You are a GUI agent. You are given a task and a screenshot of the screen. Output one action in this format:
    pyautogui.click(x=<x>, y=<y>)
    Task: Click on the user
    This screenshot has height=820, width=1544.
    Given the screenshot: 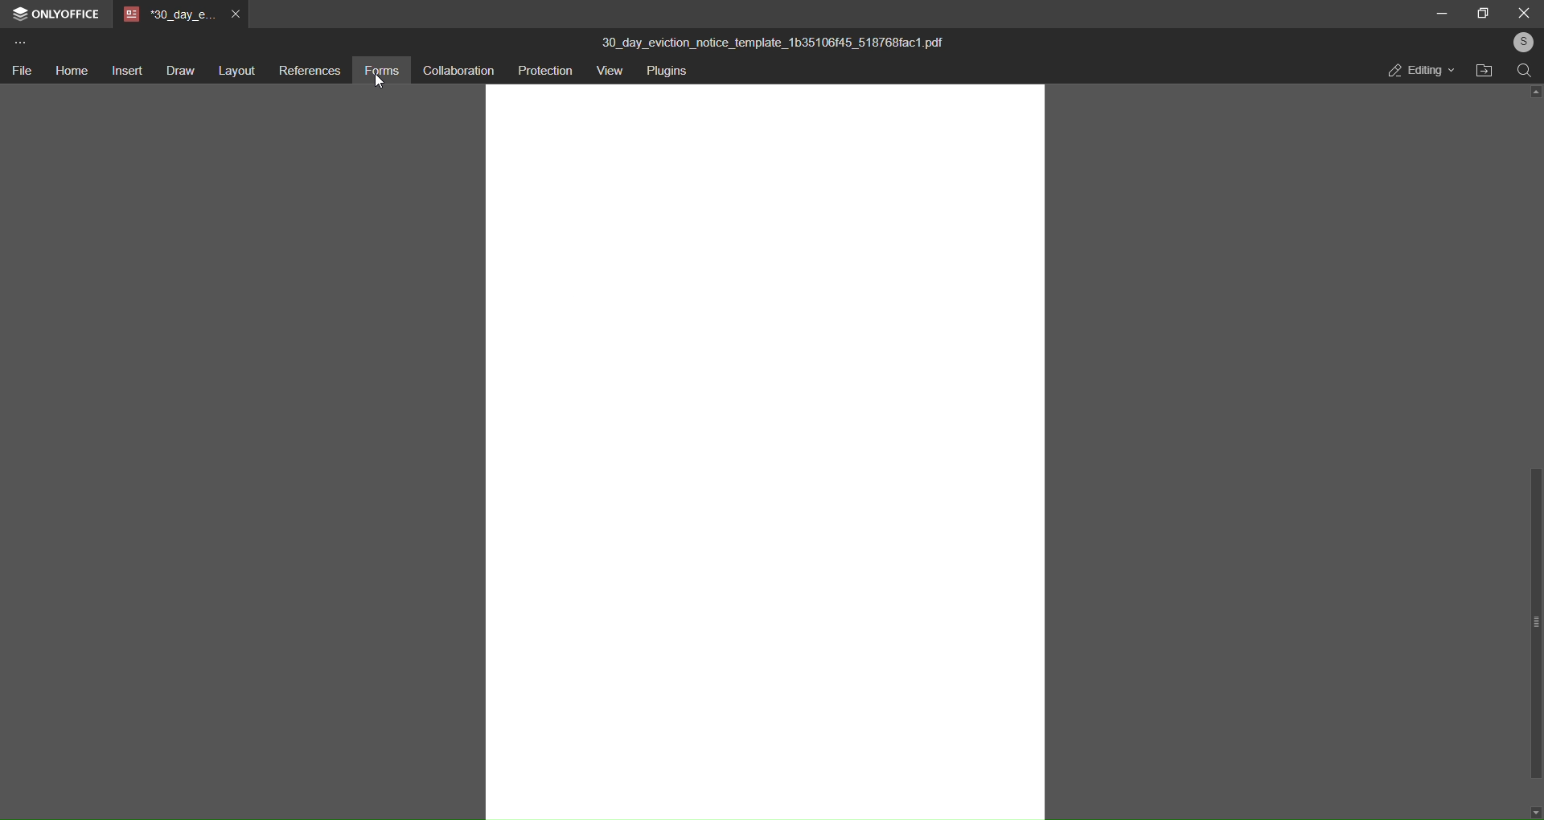 What is the action you would take?
    pyautogui.click(x=1521, y=42)
    